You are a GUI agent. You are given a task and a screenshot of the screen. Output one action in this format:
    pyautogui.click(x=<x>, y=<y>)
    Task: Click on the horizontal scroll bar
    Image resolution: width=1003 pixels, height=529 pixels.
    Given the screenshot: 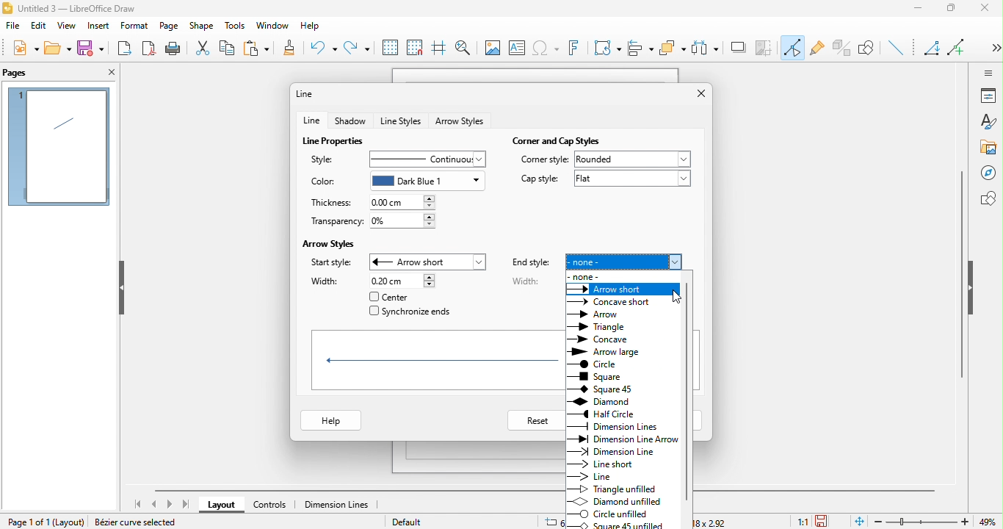 What is the action you would take?
    pyautogui.click(x=356, y=489)
    